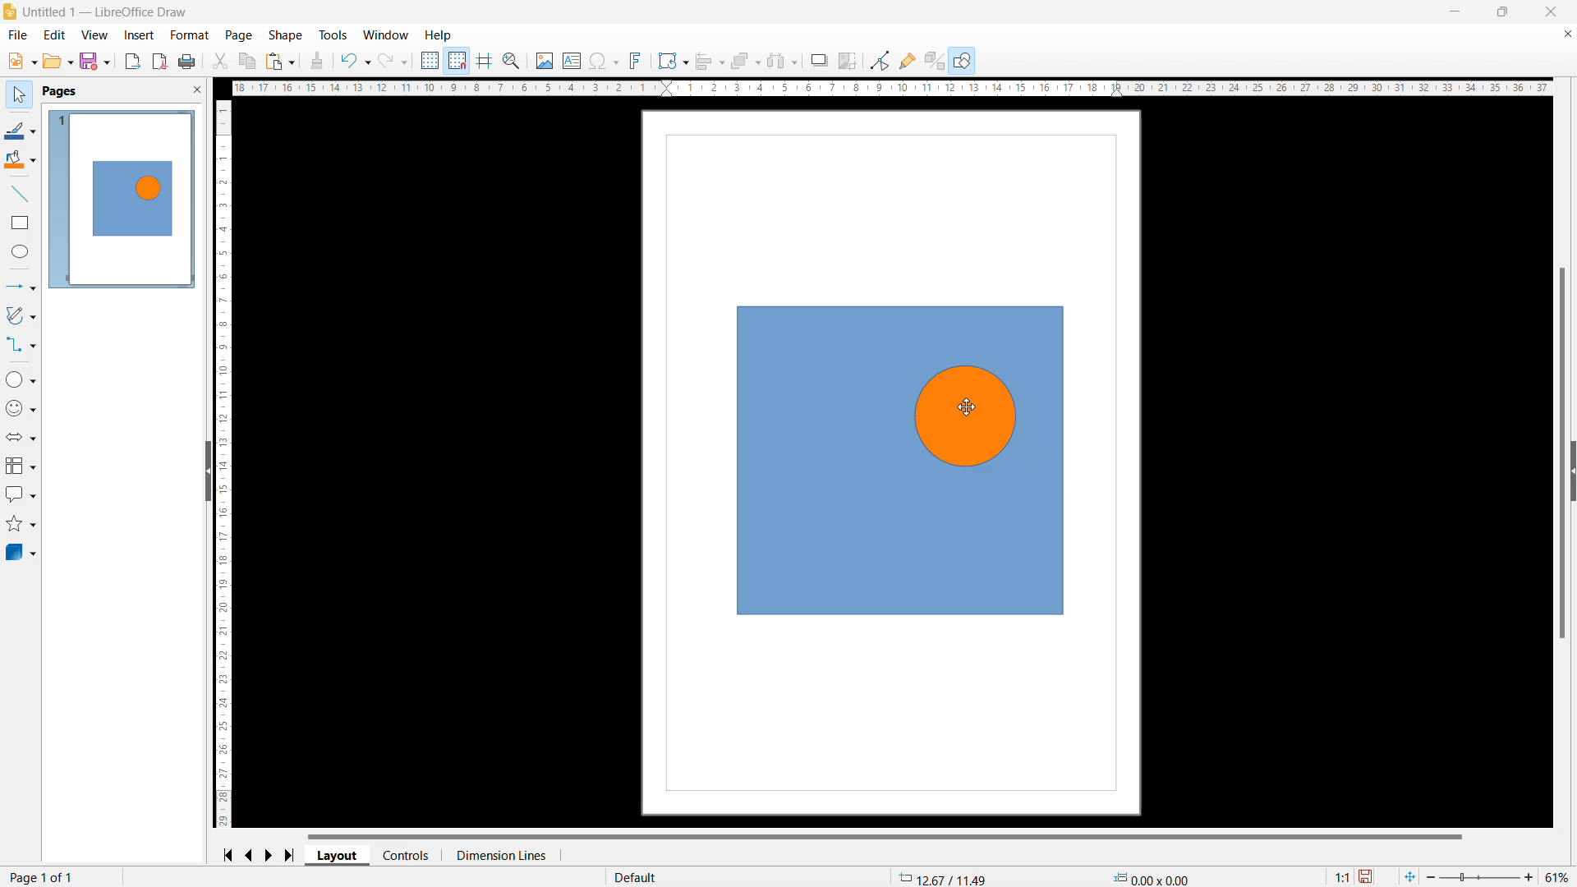 This screenshot has width=1577, height=887. Describe the element at coordinates (219, 62) in the screenshot. I see `cut` at that location.